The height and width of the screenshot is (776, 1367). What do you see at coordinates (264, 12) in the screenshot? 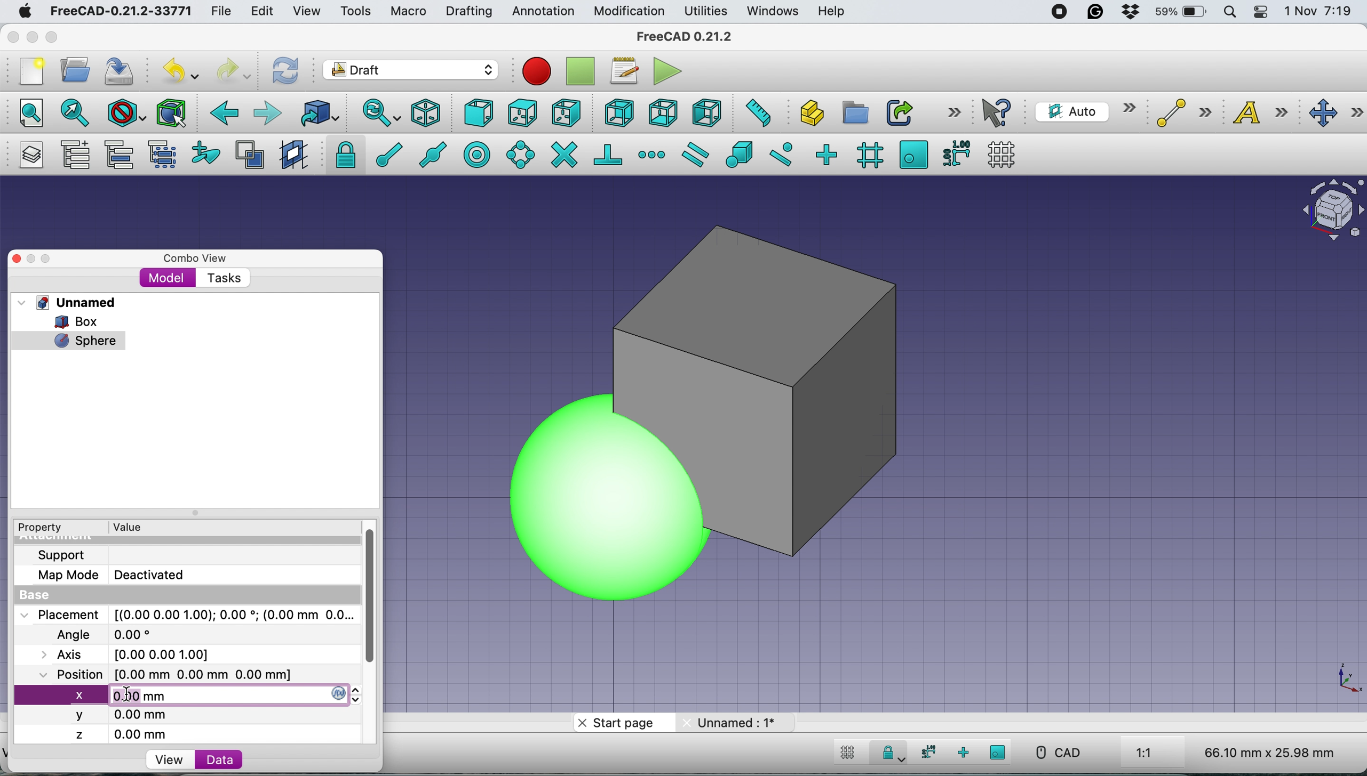
I see `edit` at bounding box center [264, 12].